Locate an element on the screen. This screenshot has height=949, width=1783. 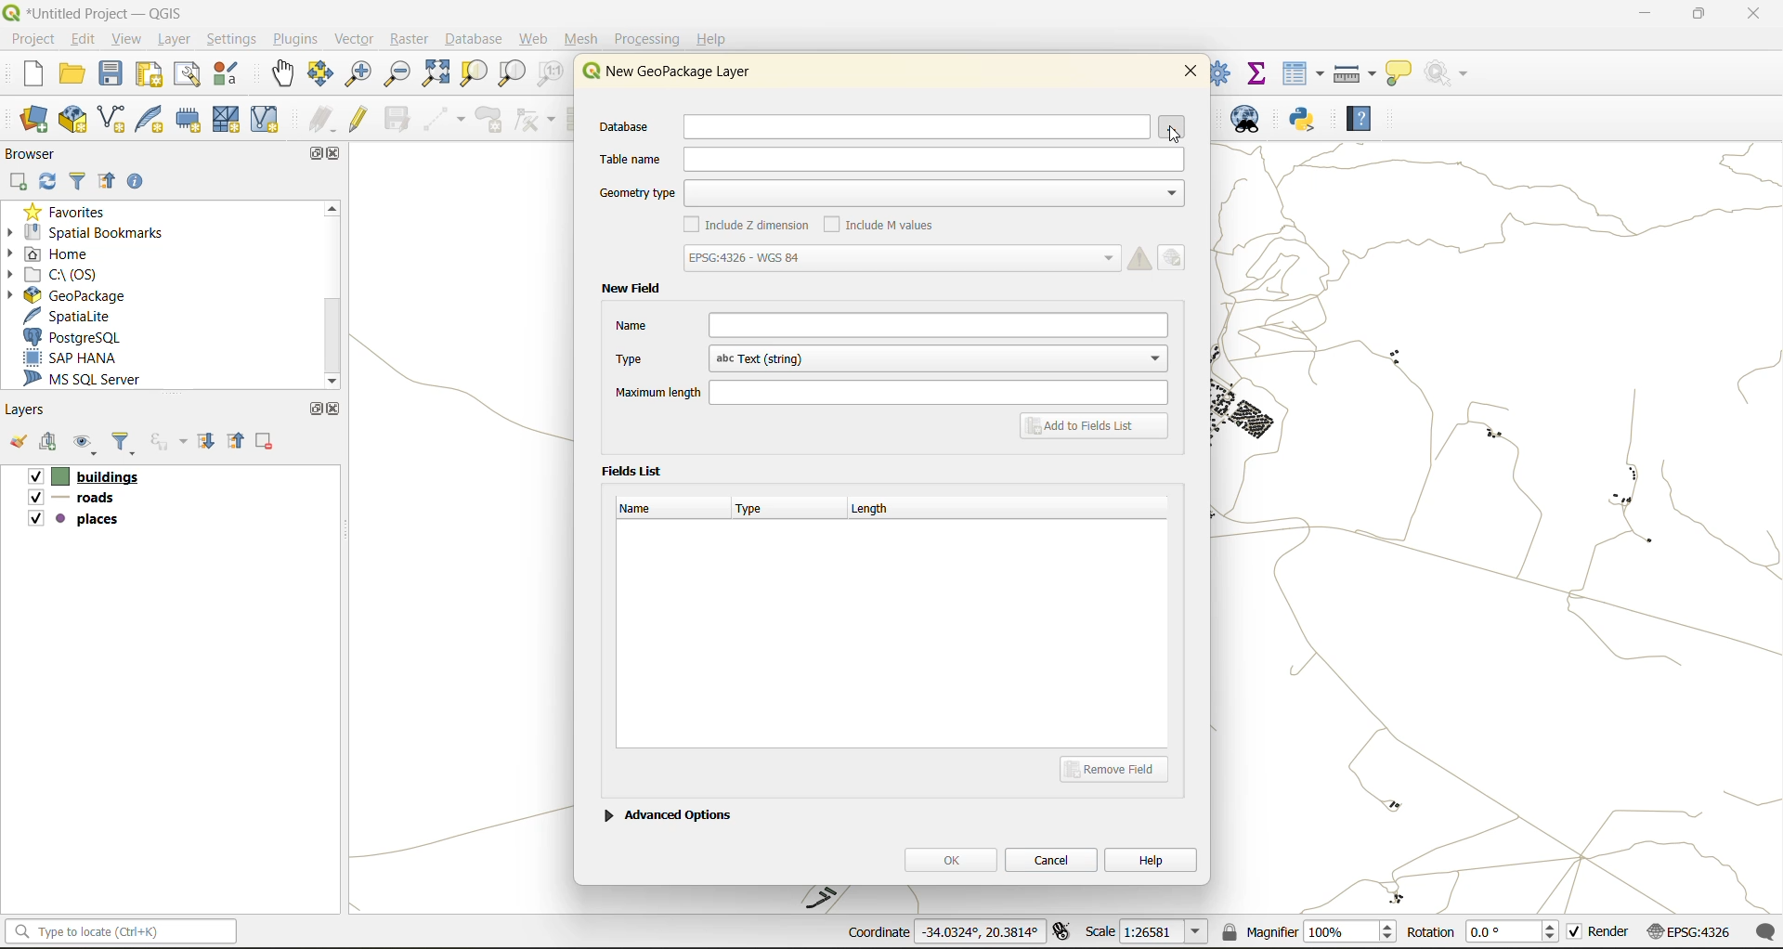
pan map is located at coordinates (283, 77).